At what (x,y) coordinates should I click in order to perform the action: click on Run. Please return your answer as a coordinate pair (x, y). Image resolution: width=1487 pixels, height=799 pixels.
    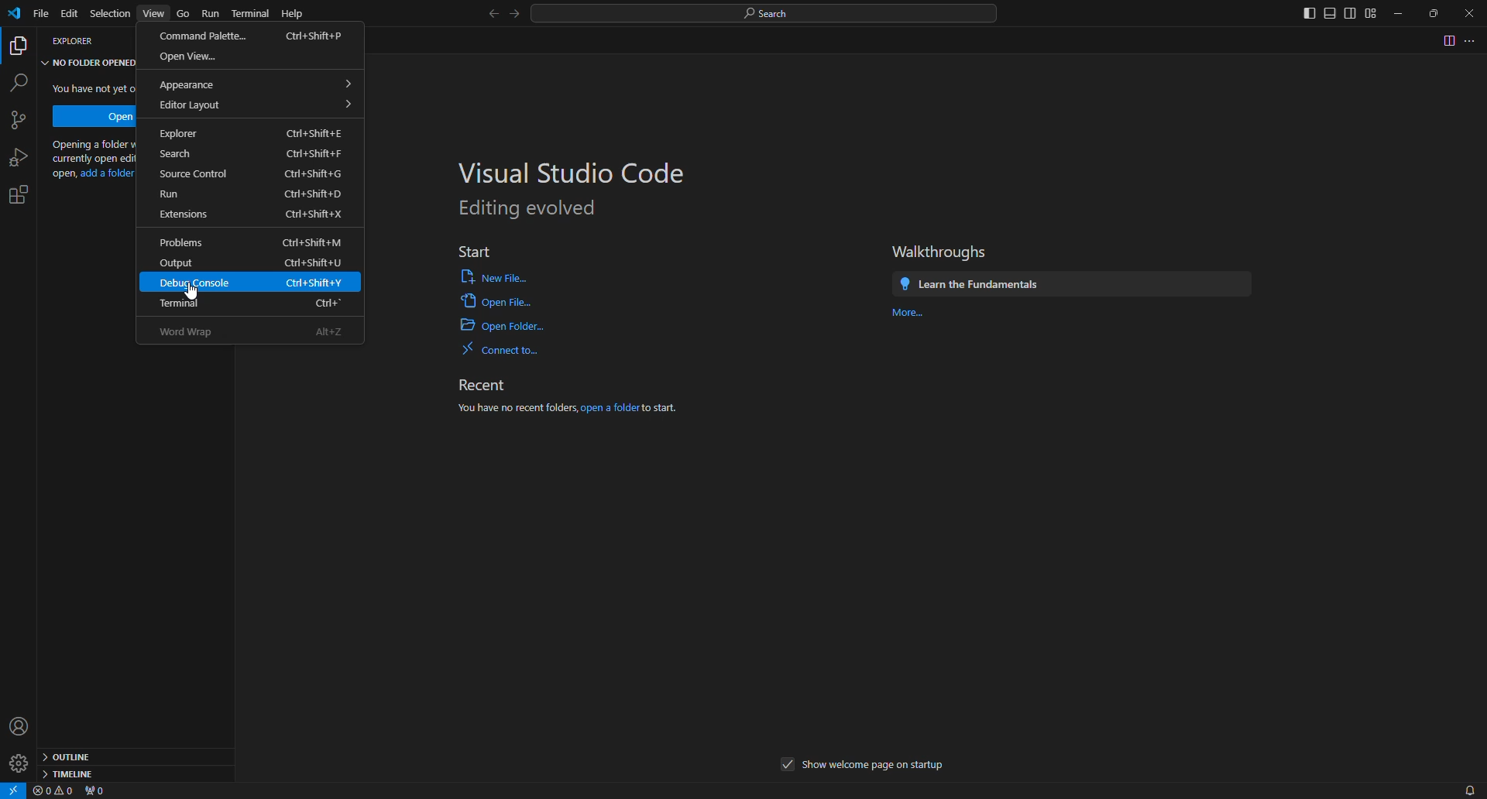
    Looking at the image, I should click on (209, 12).